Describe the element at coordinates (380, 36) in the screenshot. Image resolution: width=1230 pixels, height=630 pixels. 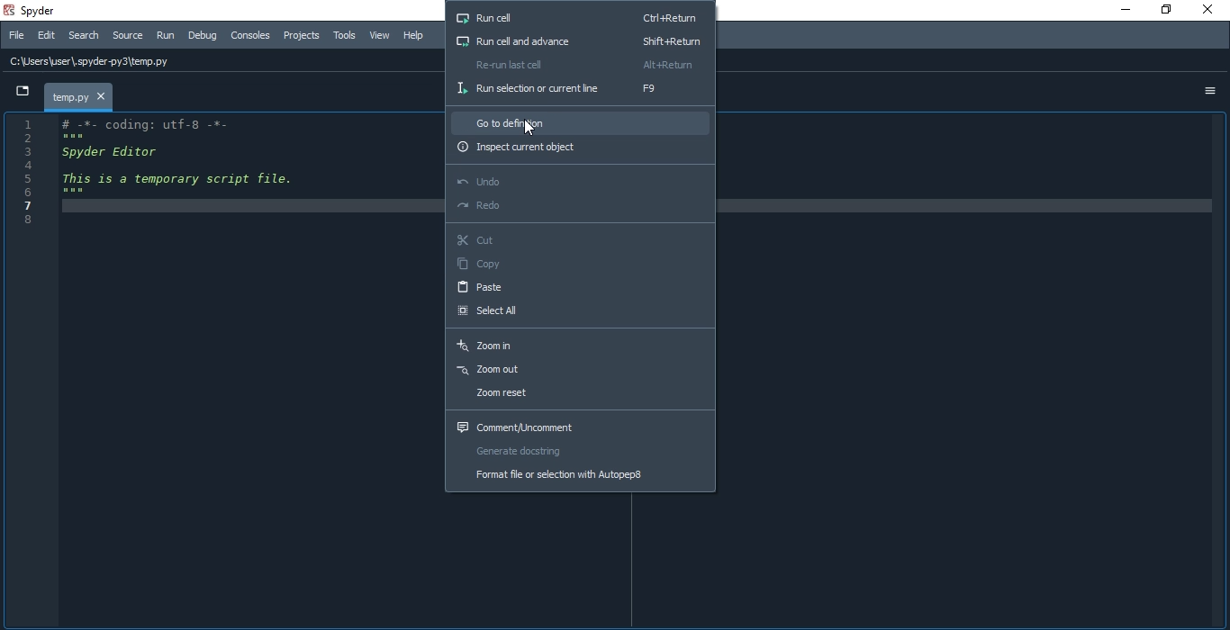
I see `View` at that location.